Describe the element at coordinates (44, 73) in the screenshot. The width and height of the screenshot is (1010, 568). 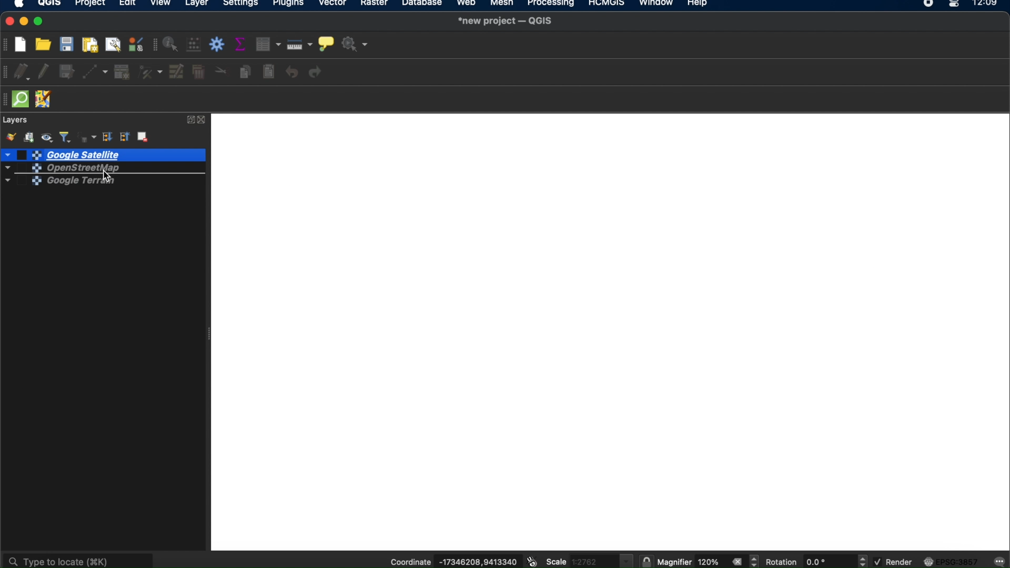
I see `toggle editing` at that location.